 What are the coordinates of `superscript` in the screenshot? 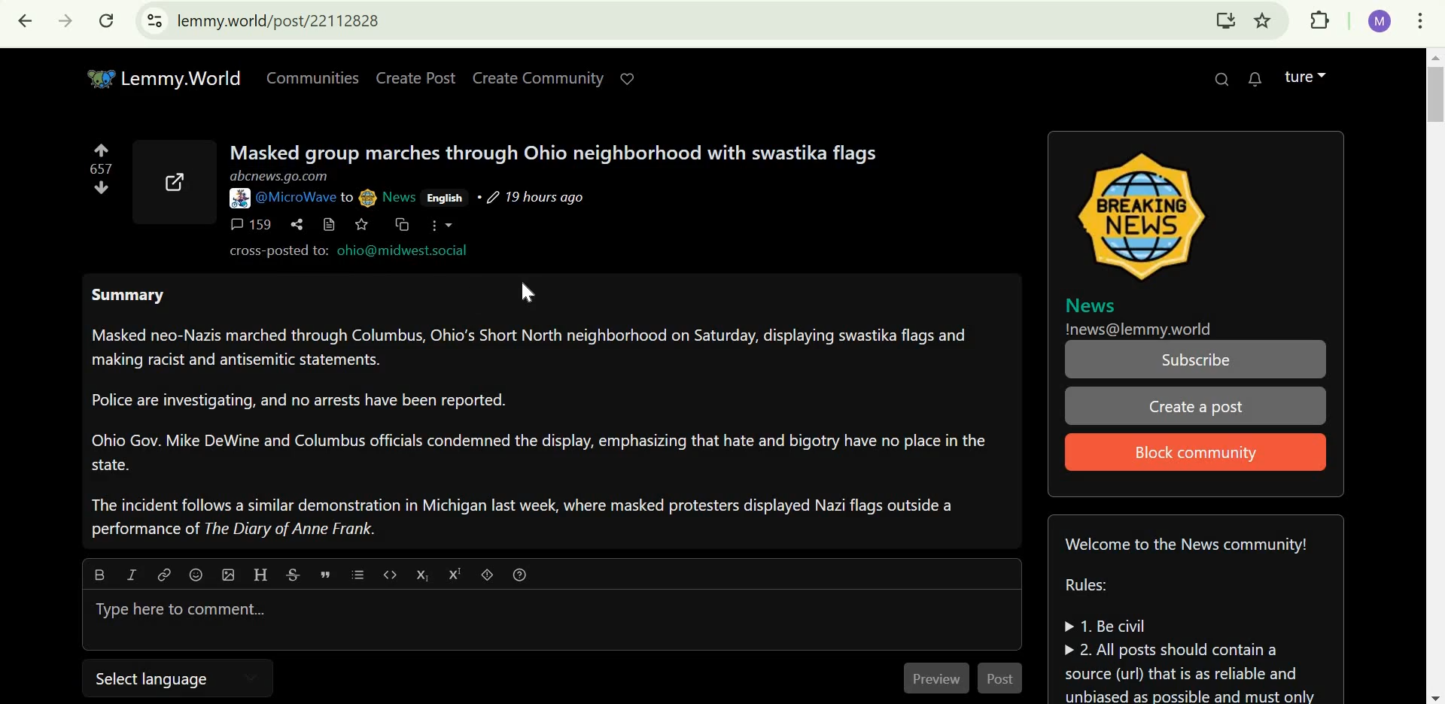 It's located at (453, 574).